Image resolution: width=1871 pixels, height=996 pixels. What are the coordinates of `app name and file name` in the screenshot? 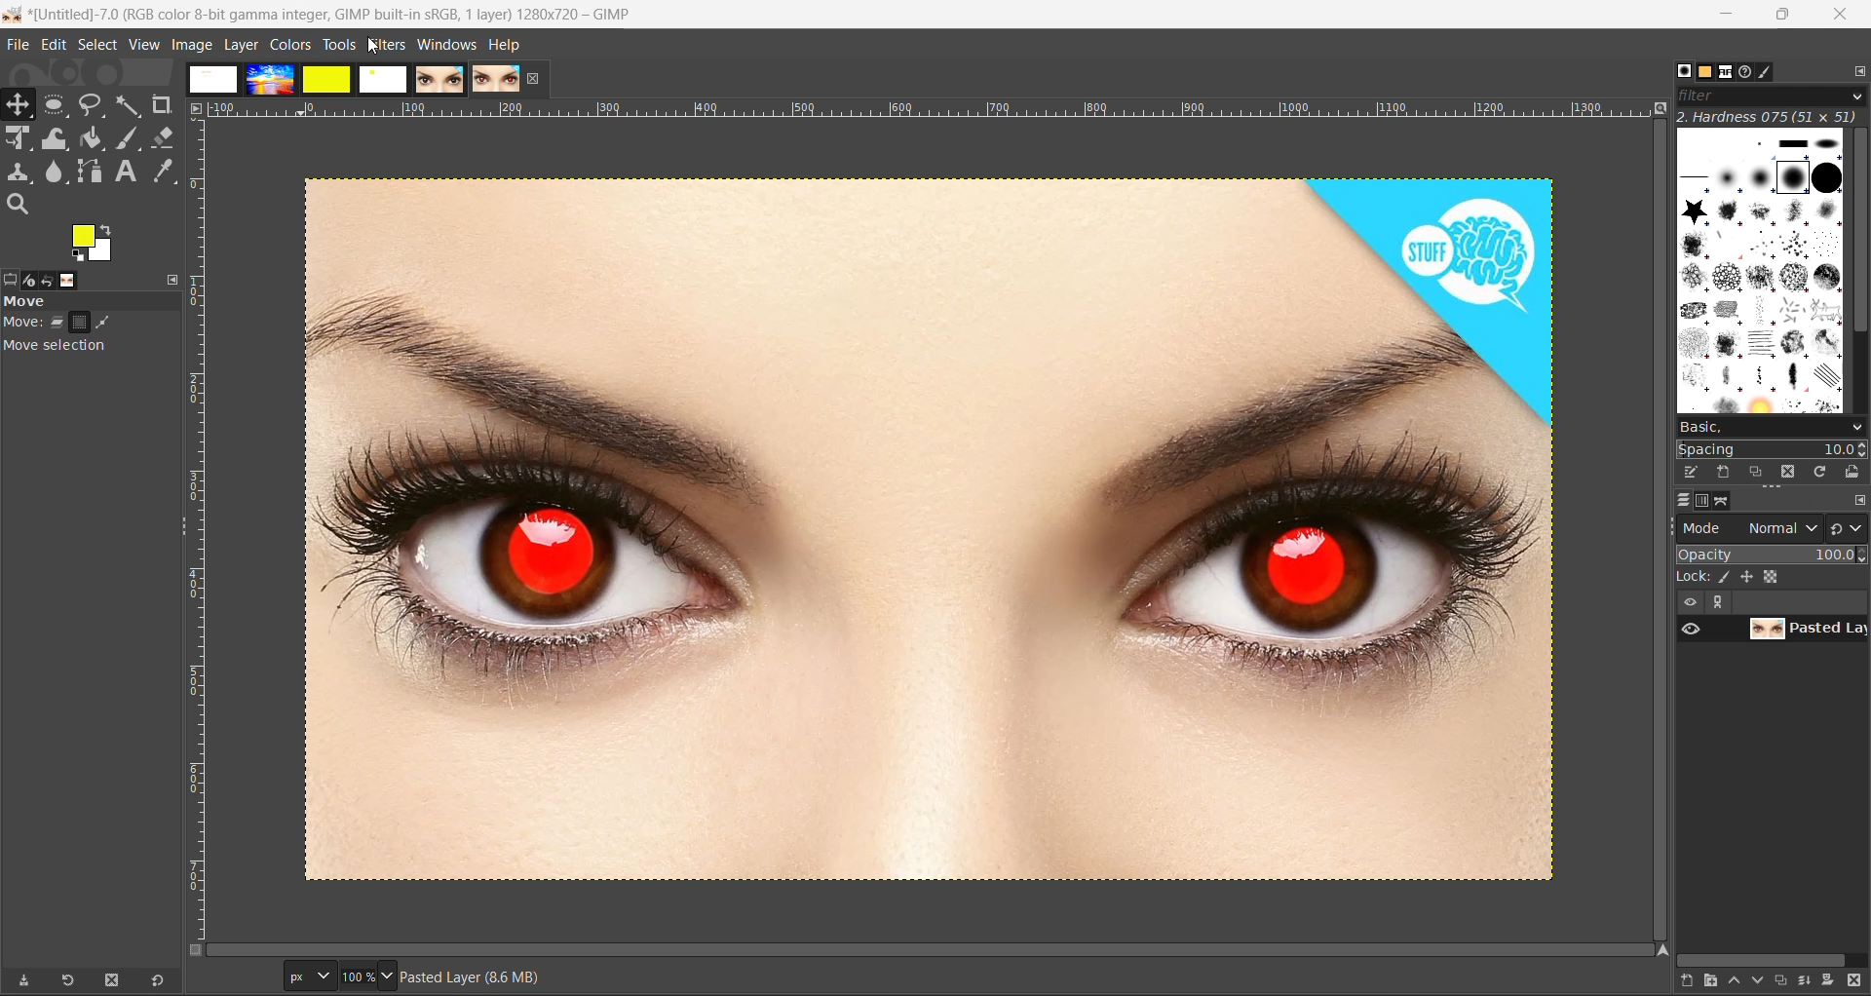 It's located at (326, 12).